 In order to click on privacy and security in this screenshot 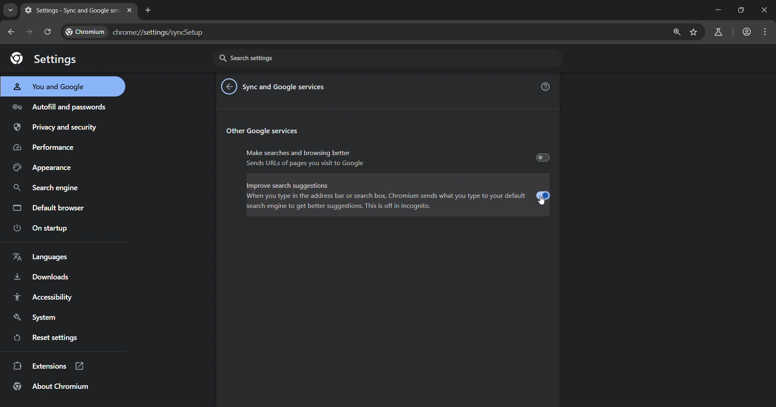, I will do `click(54, 127)`.